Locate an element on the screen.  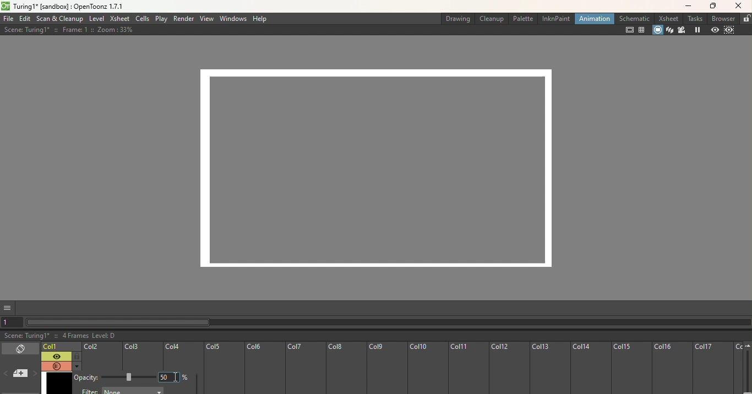
Col10 is located at coordinates (427, 369).